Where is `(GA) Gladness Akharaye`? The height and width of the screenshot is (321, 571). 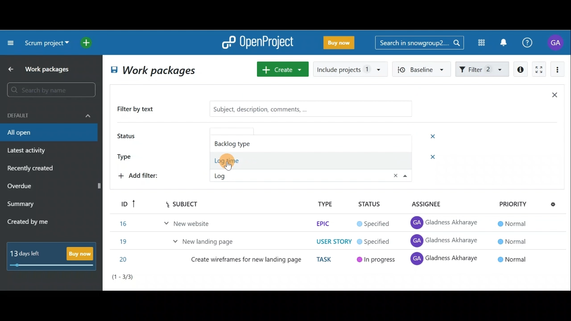
(GA) Gladness Akharaye is located at coordinates (445, 260).